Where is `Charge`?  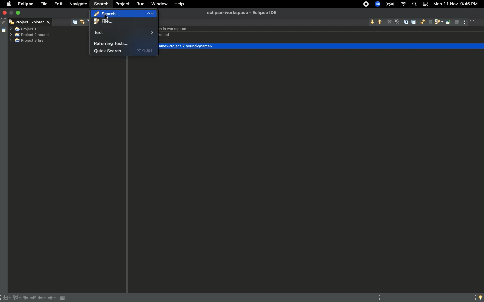 Charge is located at coordinates (390, 4).